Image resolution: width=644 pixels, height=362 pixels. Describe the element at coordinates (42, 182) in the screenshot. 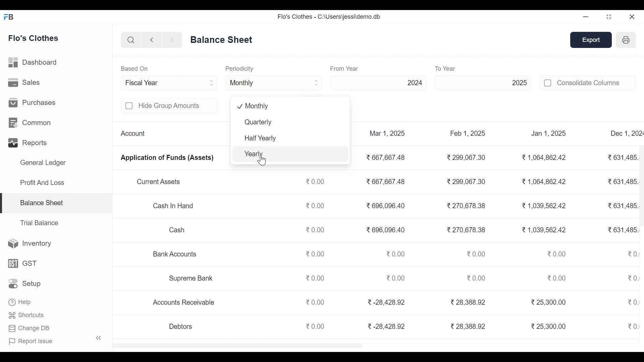

I see `Profit And Loss` at that location.